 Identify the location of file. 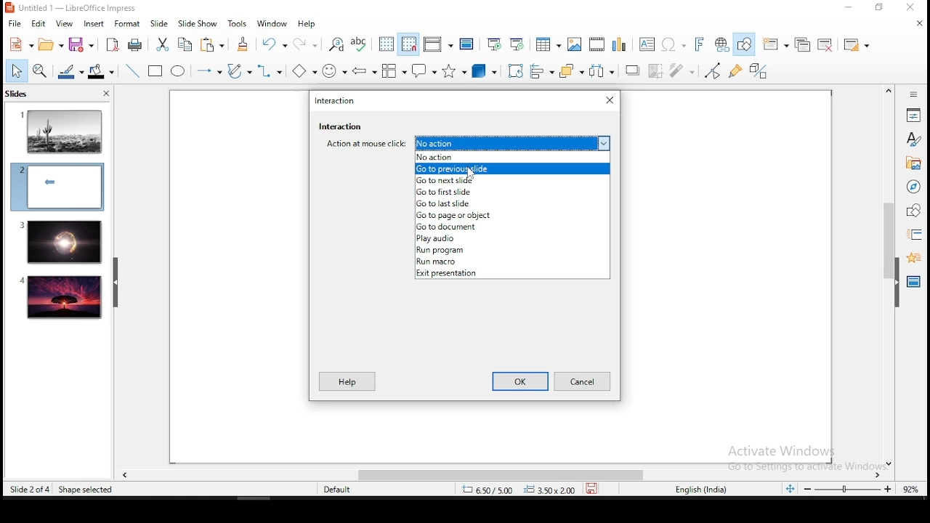
(15, 23).